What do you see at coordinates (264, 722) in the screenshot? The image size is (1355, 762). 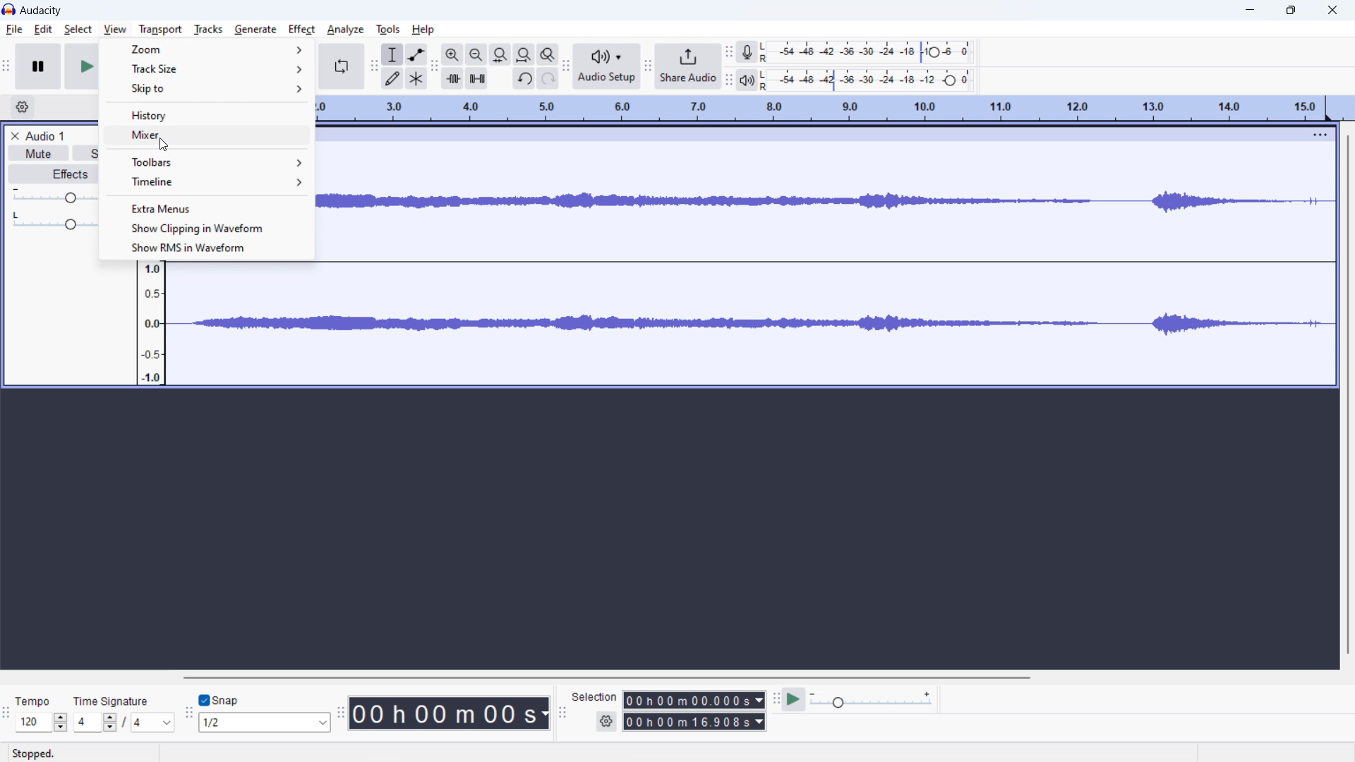 I see `select snap` at bounding box center [264, 722].